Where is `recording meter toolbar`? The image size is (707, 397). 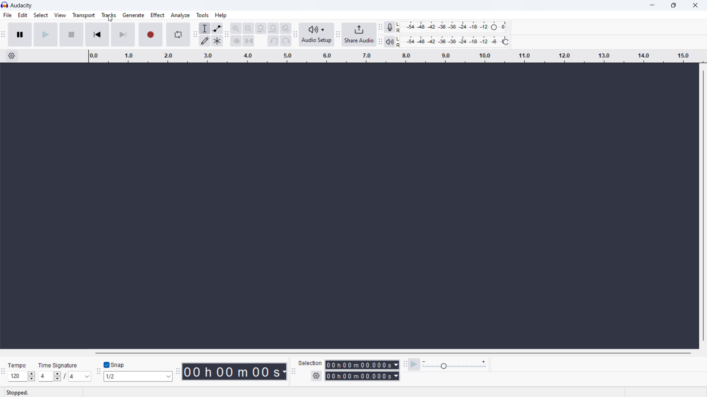 recording meter toolbar is located at coordinates (380, 27).